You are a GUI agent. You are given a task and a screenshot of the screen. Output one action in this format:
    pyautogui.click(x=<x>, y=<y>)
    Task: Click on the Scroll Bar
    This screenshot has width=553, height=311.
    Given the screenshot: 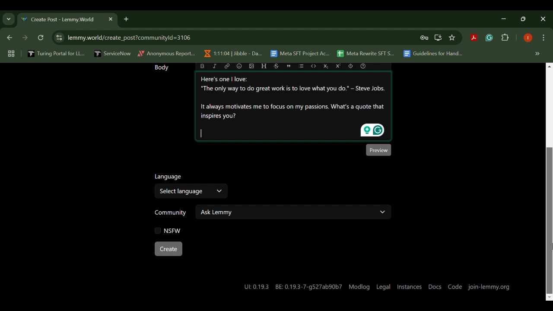 What is the action you would take?
    pyautogui.click(x=549, y=182)
    